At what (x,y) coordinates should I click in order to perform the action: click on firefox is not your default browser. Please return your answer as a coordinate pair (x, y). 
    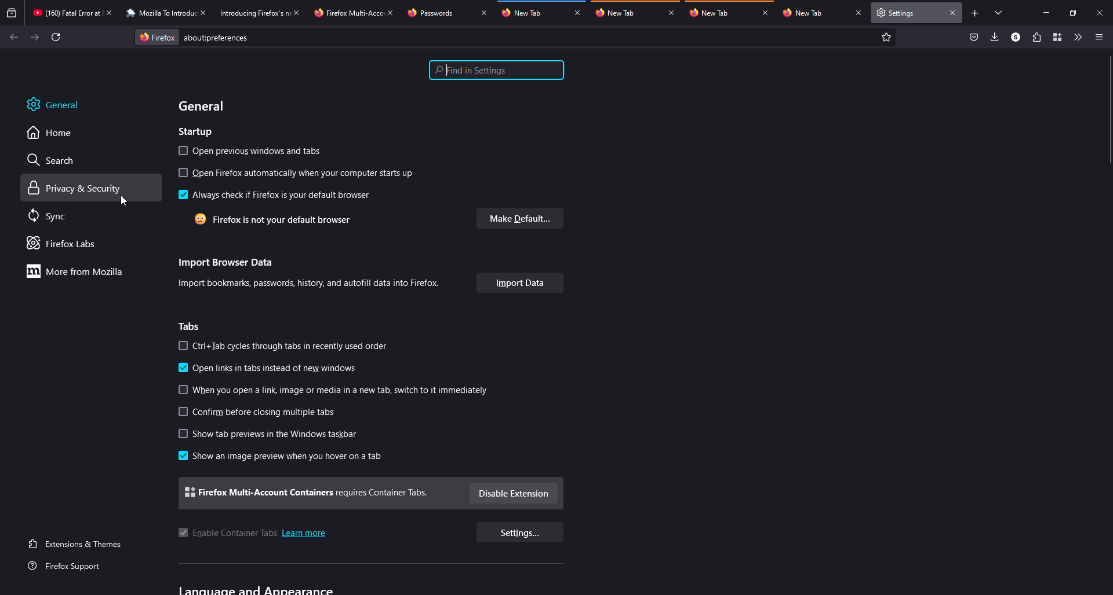
    Looking at the image, I should click on (277, 219).